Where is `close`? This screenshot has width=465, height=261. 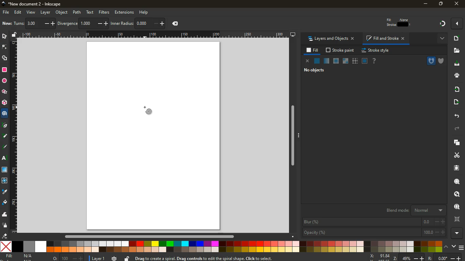
close is located at coordinates (457, 3).